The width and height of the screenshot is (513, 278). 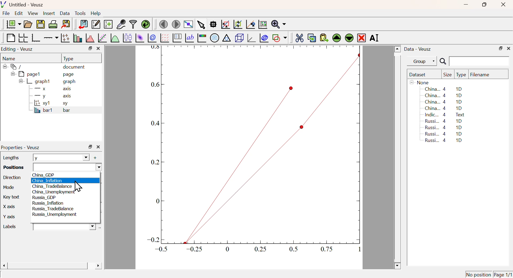 I want to click on Search, so click(x=443, y=62).